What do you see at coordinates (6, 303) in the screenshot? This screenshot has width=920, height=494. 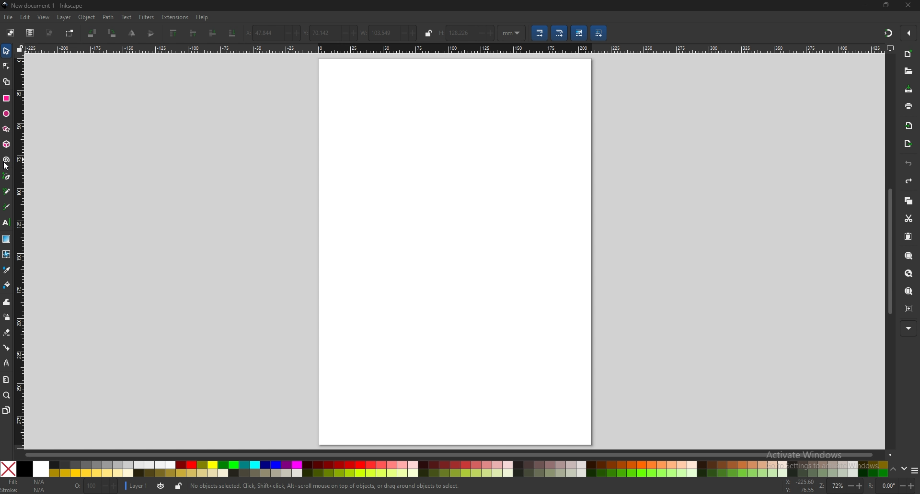 I see `tweak` at bounding box center [6, 303].